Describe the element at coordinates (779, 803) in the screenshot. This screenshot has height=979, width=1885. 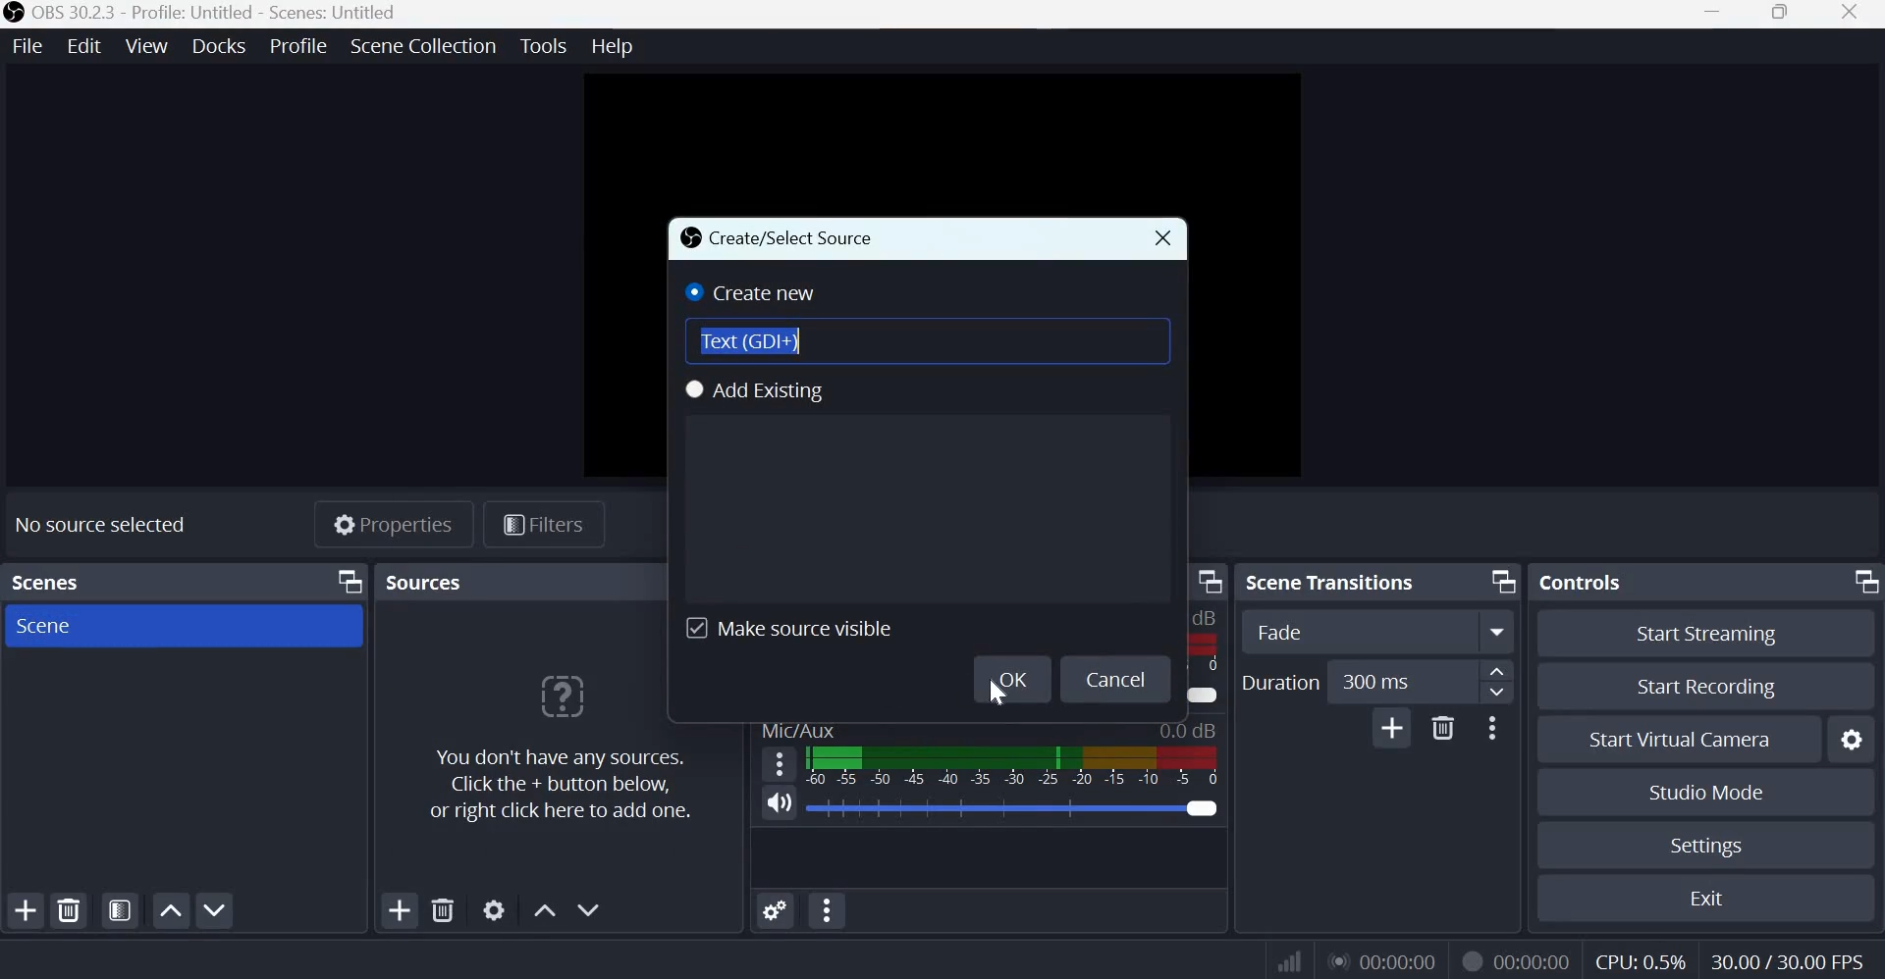
I see `Speaker icon` at that location.